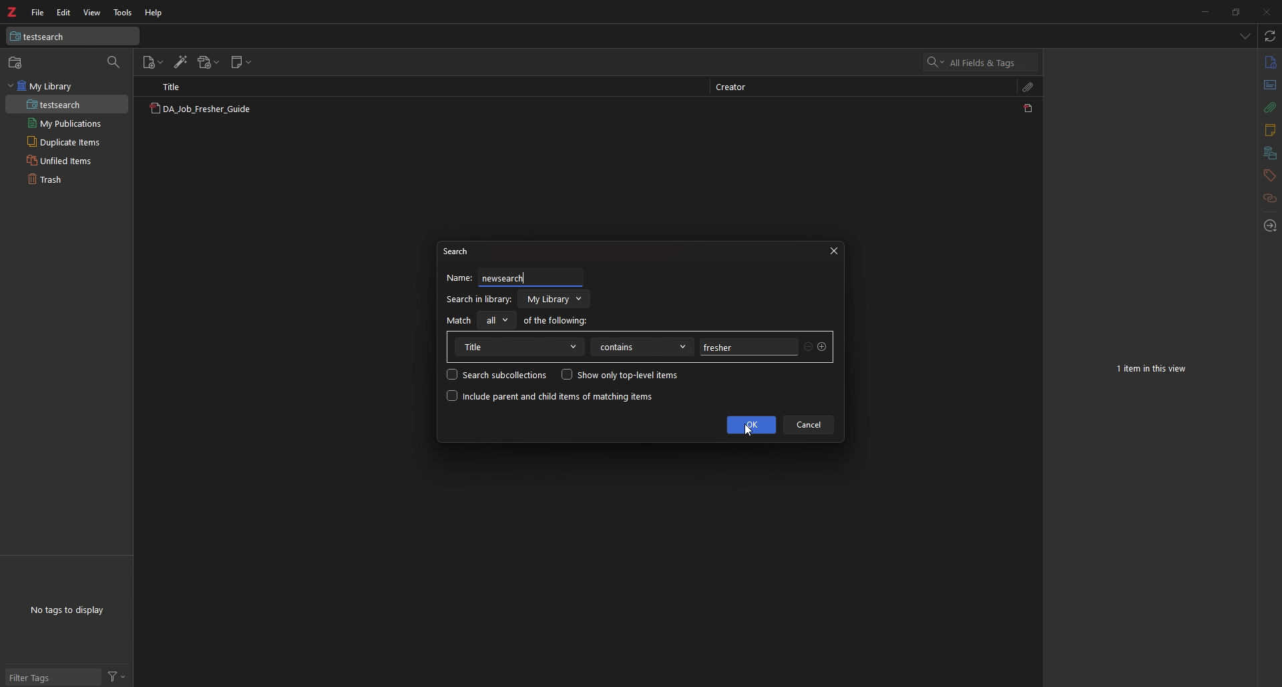  I want to click on duplicate items, so click(67, 141).